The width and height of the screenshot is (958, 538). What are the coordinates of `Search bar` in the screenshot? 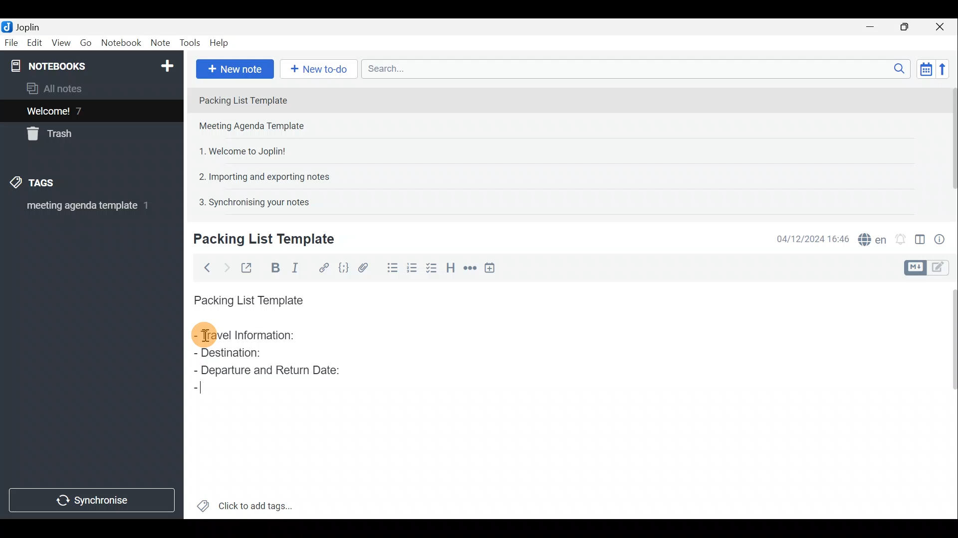 It's located at (633, 70).